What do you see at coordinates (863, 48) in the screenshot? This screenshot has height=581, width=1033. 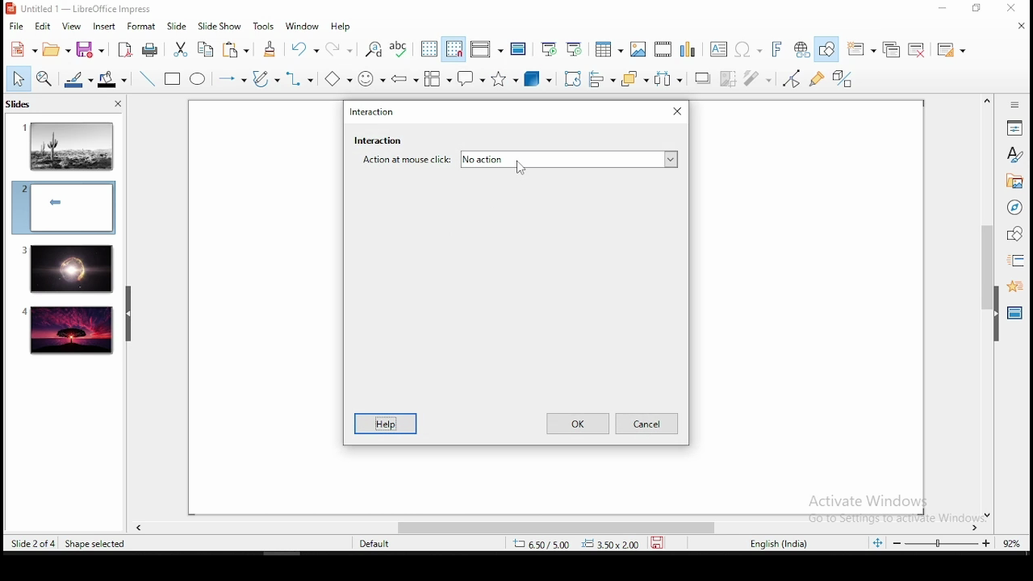 I see `new slide` at bounding box center [863, 48].